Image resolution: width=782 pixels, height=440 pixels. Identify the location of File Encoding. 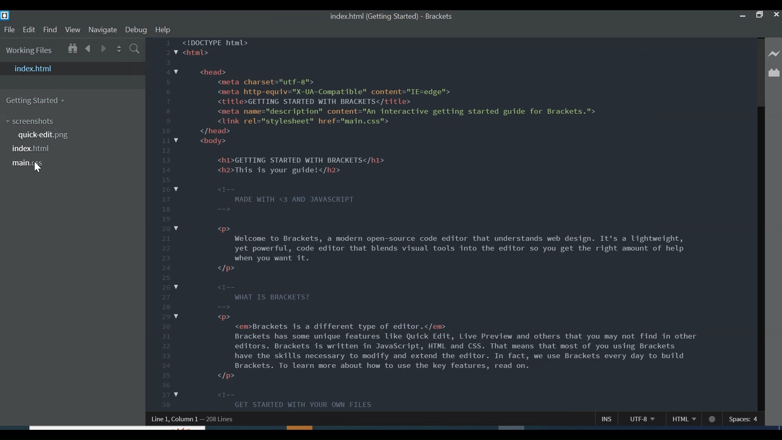
(643, 419).